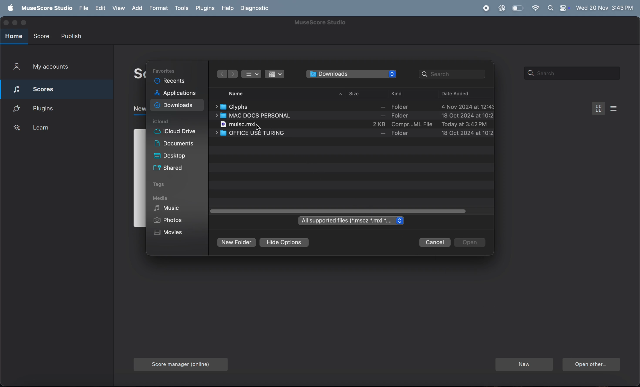  What do you see at coordinates (341, 94) in the screenshot?
I see `ip` at bounding box center [341, 94].